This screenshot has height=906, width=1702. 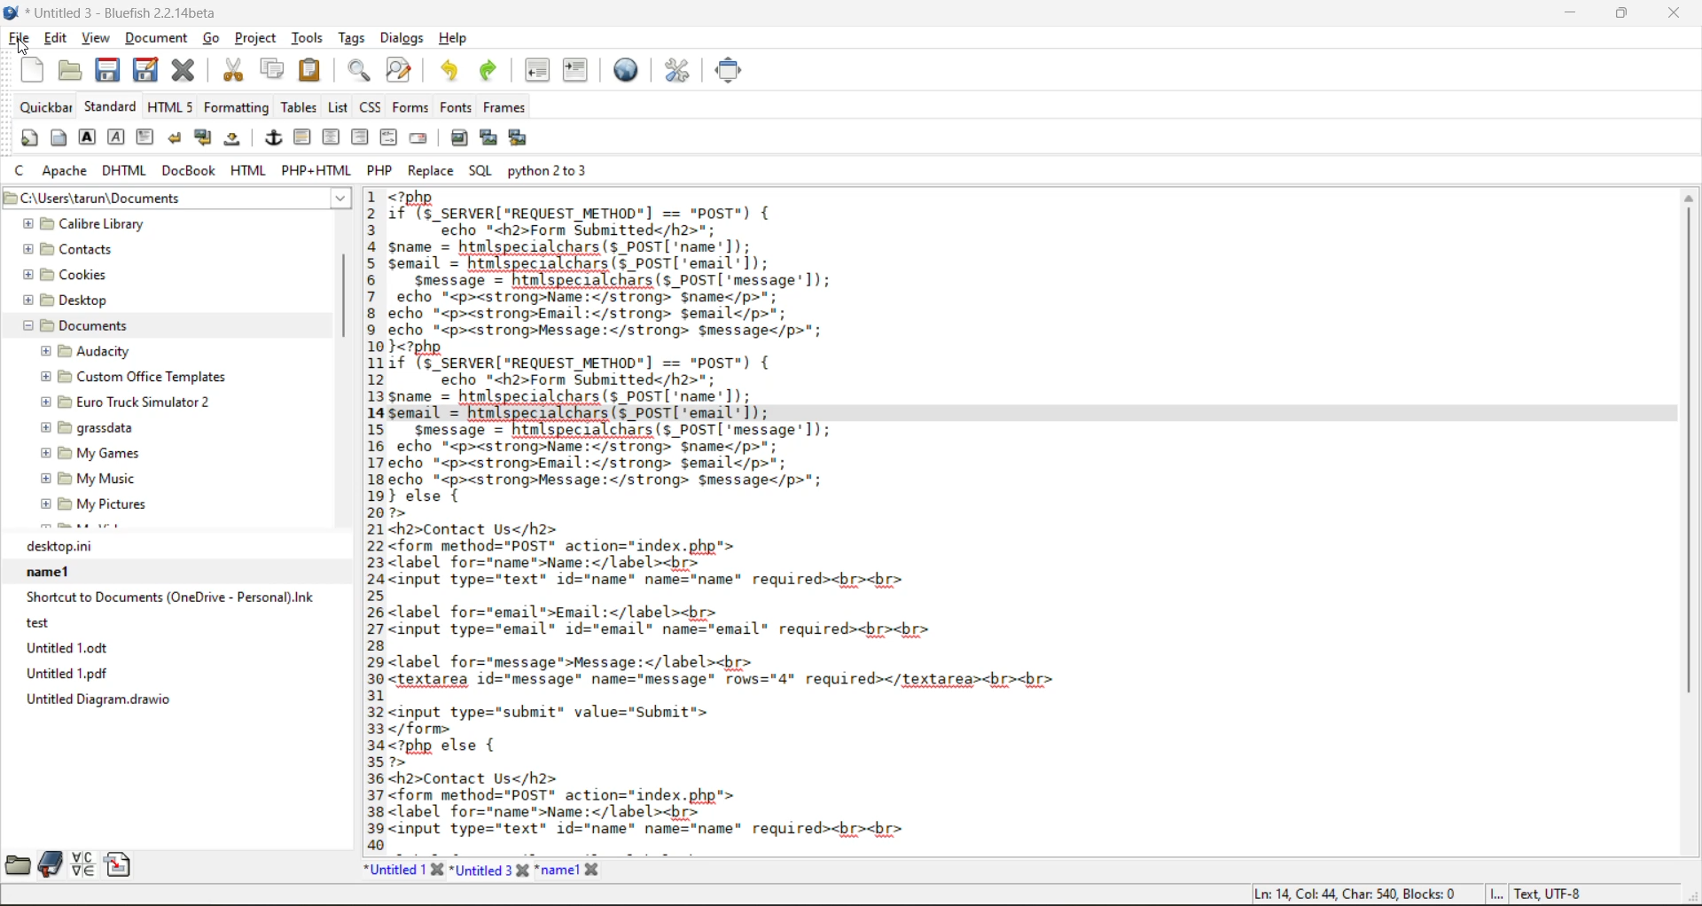 What do you see at coordinates (399, 72) in the screenshot?
I see `find and replace` at bounding box center [399, 72].